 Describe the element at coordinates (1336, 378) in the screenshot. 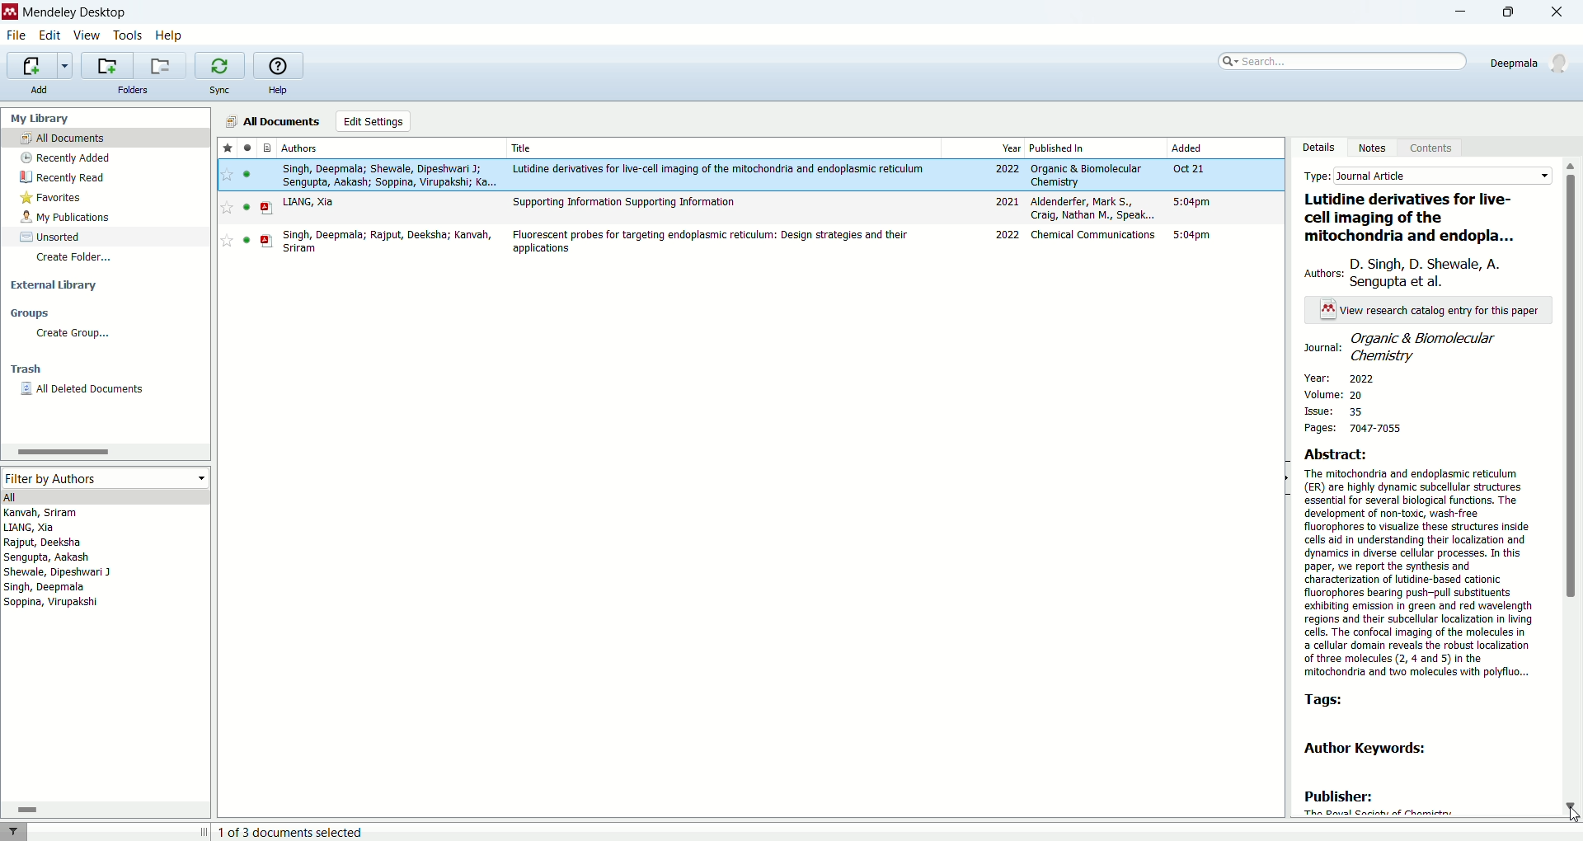

I see `year: 2022` at that location.